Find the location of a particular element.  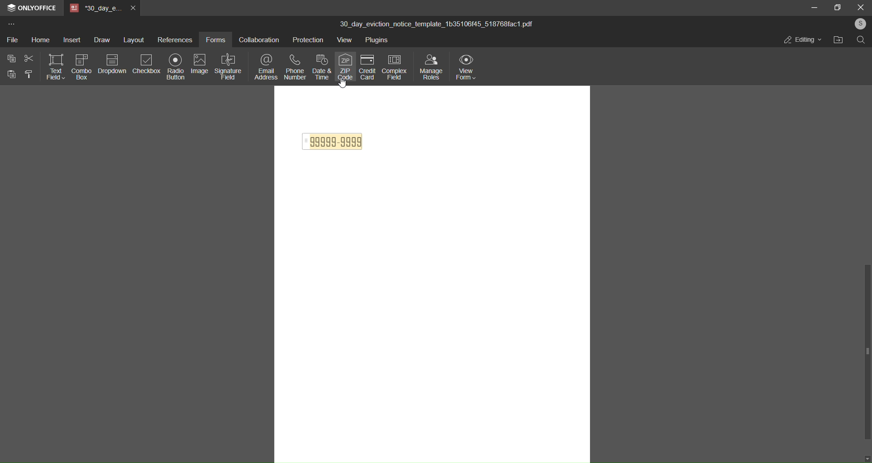

home is located at coordinates (40, 40).